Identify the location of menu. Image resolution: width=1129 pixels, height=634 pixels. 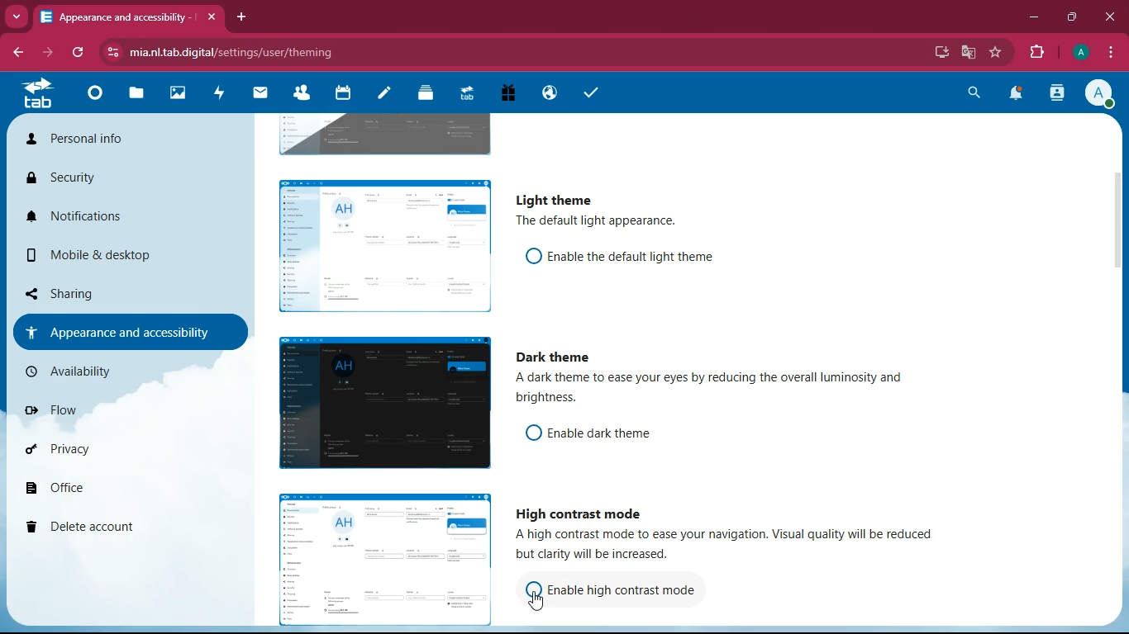
(1110, 54).